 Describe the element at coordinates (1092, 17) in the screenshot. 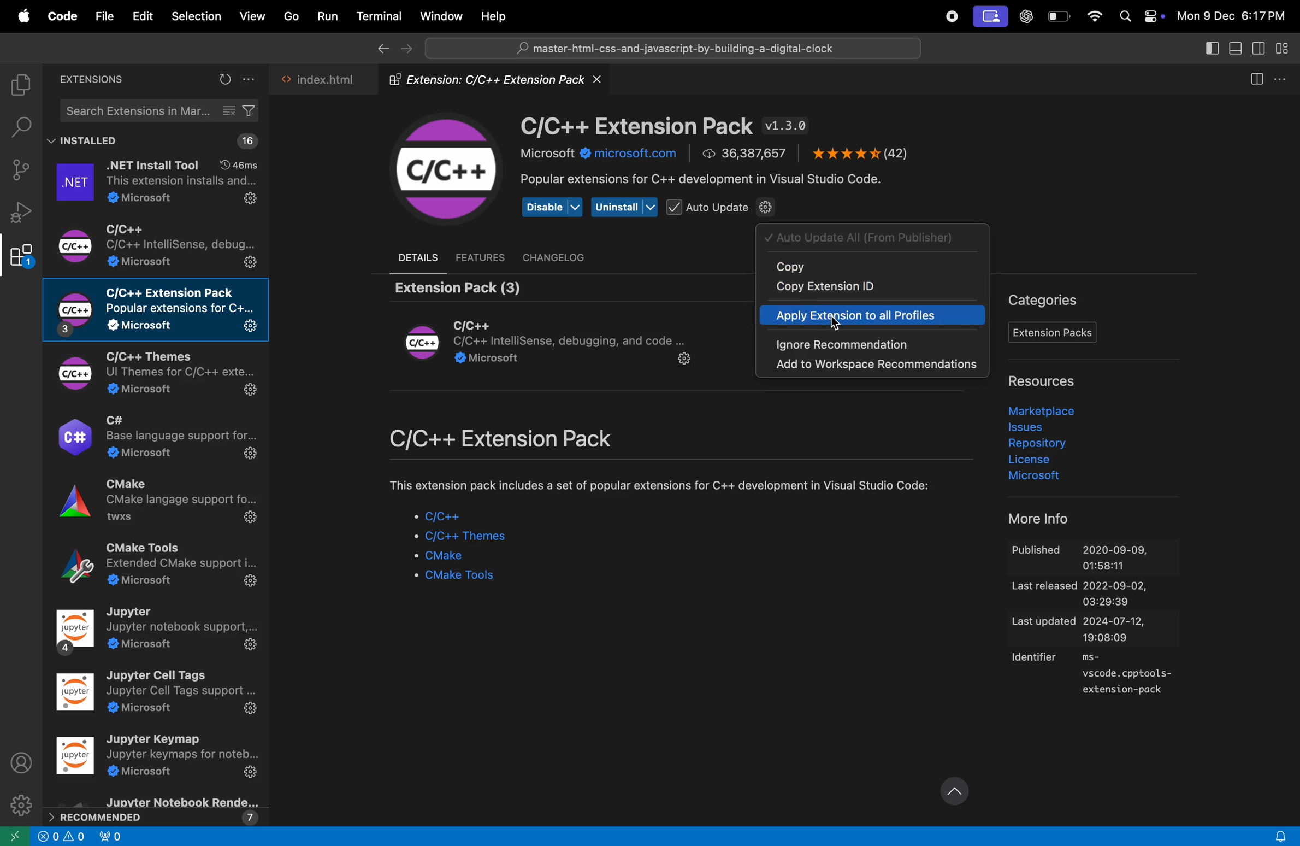

I see `wifi` at that location.